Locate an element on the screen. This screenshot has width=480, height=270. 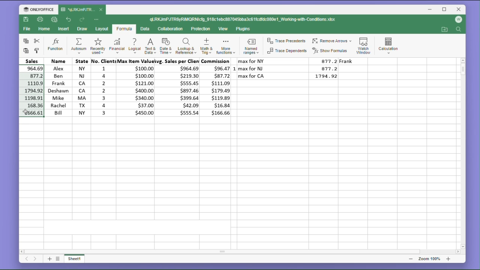
insert is located at coordinates (64, 29).